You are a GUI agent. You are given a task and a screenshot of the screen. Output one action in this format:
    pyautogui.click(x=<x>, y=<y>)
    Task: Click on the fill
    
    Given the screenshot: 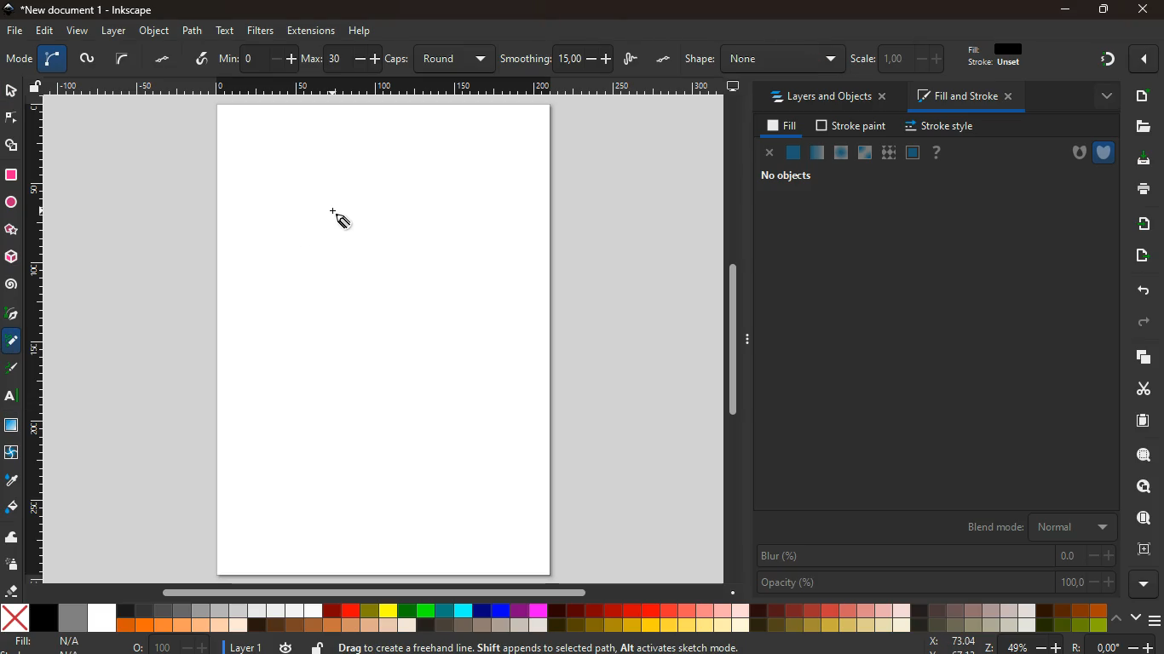 What is the action you would take?
    pyautogui.click(x=1003, y=55)
    